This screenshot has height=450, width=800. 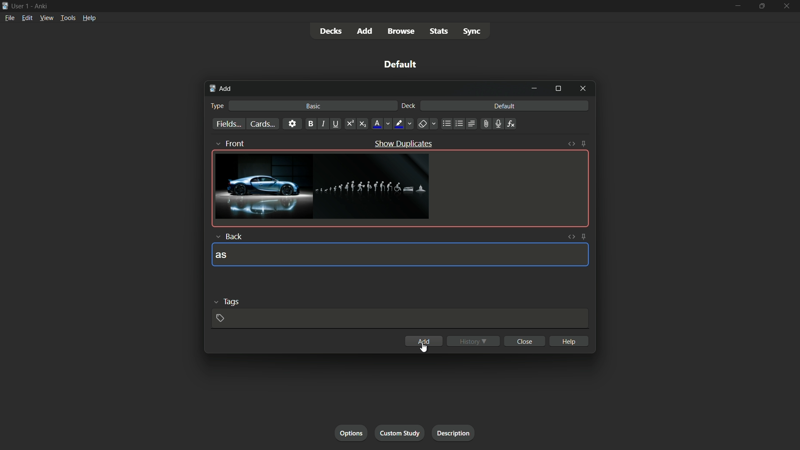 I want to click on toggle sticky, so click(x=585, y=236).